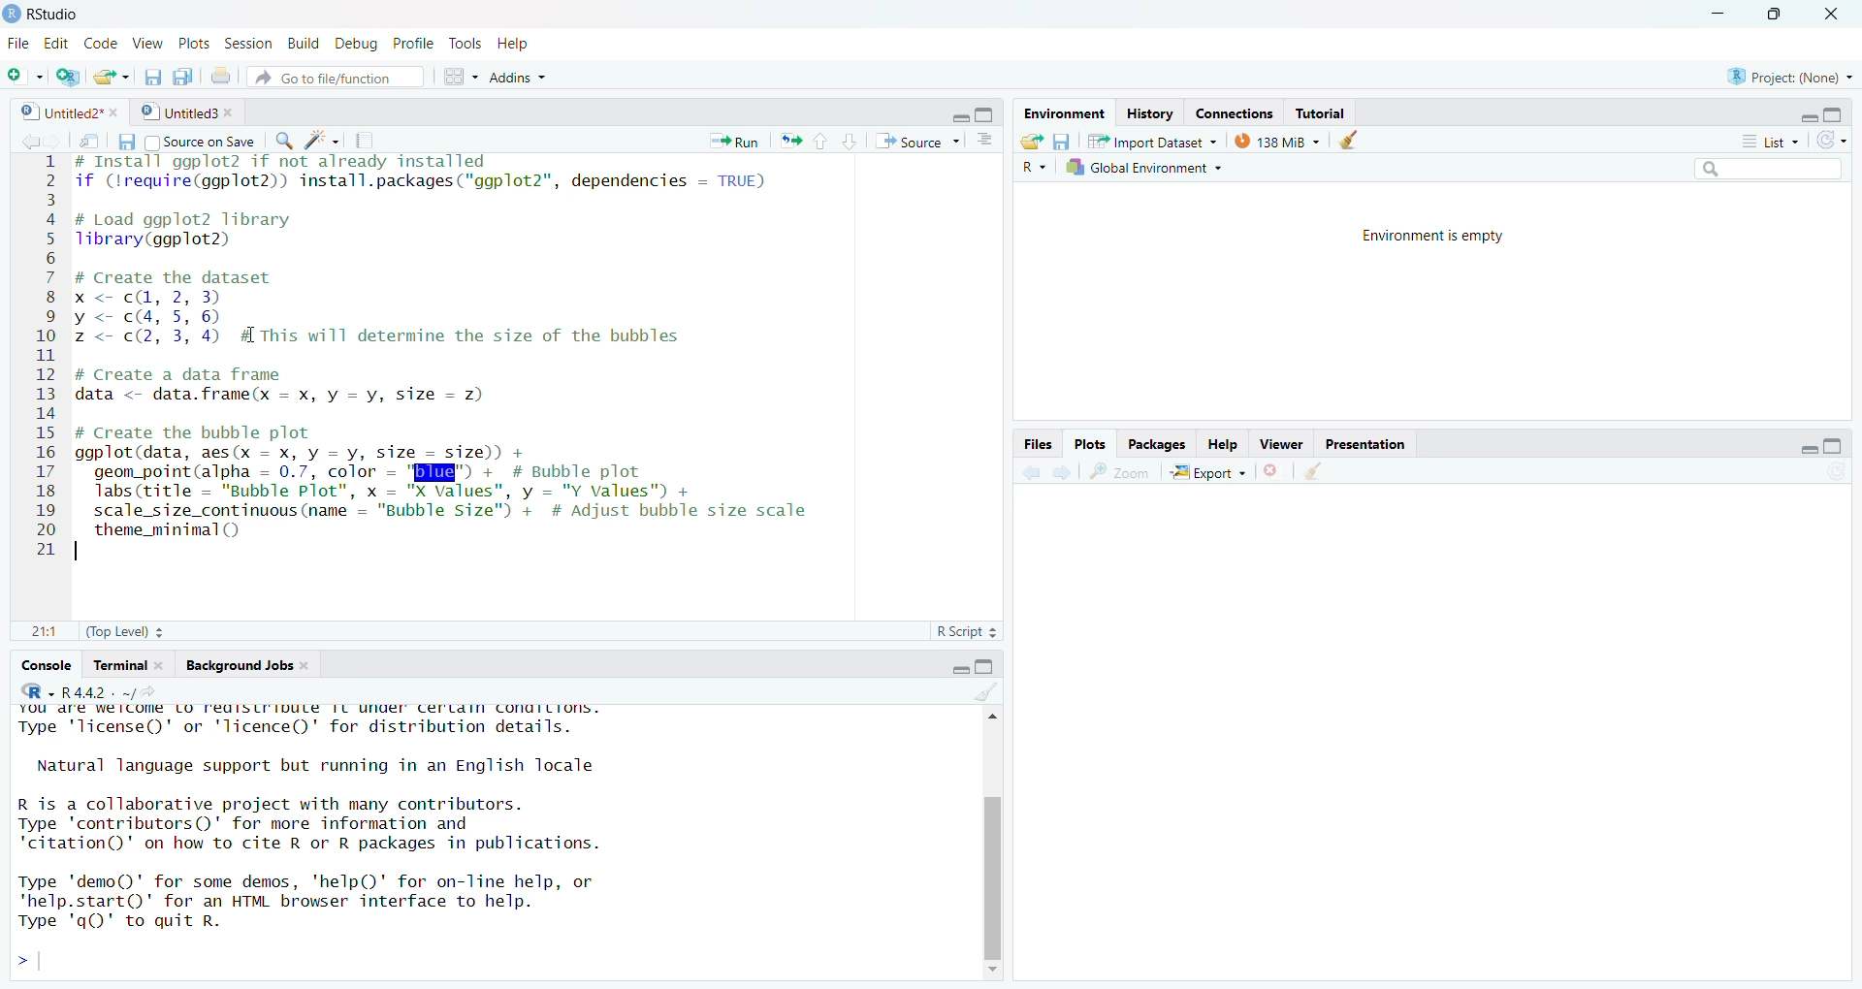 Image resolution: width=1862 pixels, height=989 pixels. What do you see at coordinates (1033, 168) in the screenshot?
I see `R~` at bounding box center [1033, 168].